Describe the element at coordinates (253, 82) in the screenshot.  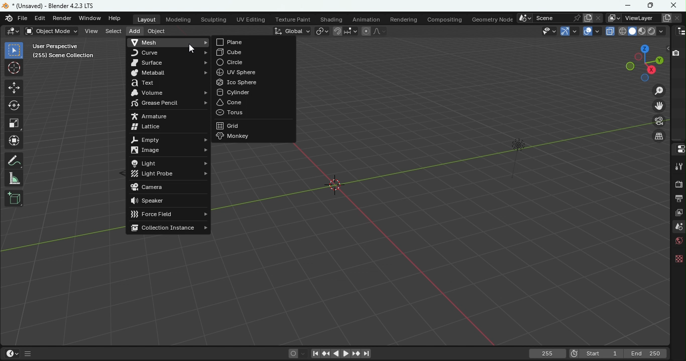
I see `Ico sphere` at that location.